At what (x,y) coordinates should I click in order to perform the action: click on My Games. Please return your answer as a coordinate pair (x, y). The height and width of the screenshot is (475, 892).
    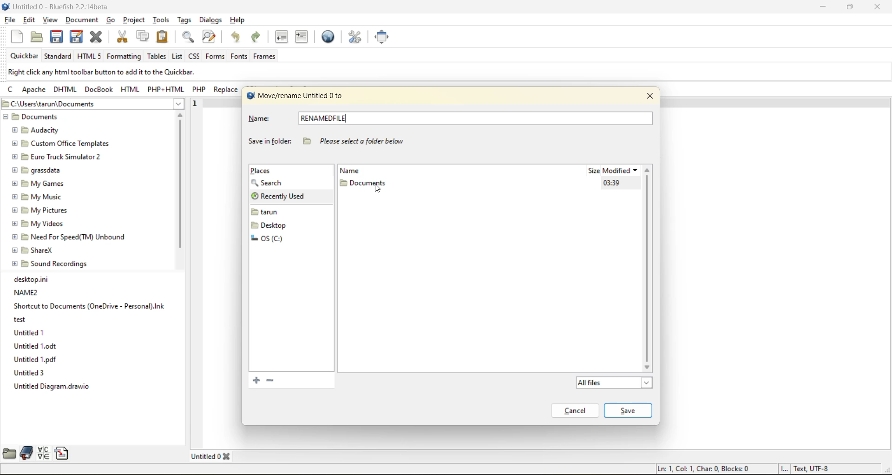
    Looking at the image, I should click on (40, 183).